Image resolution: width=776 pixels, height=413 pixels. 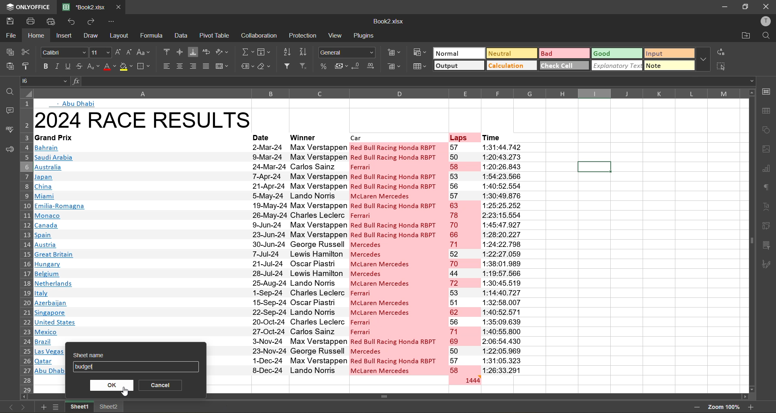 I want to click on pivot table, so click(x=767, y=227).